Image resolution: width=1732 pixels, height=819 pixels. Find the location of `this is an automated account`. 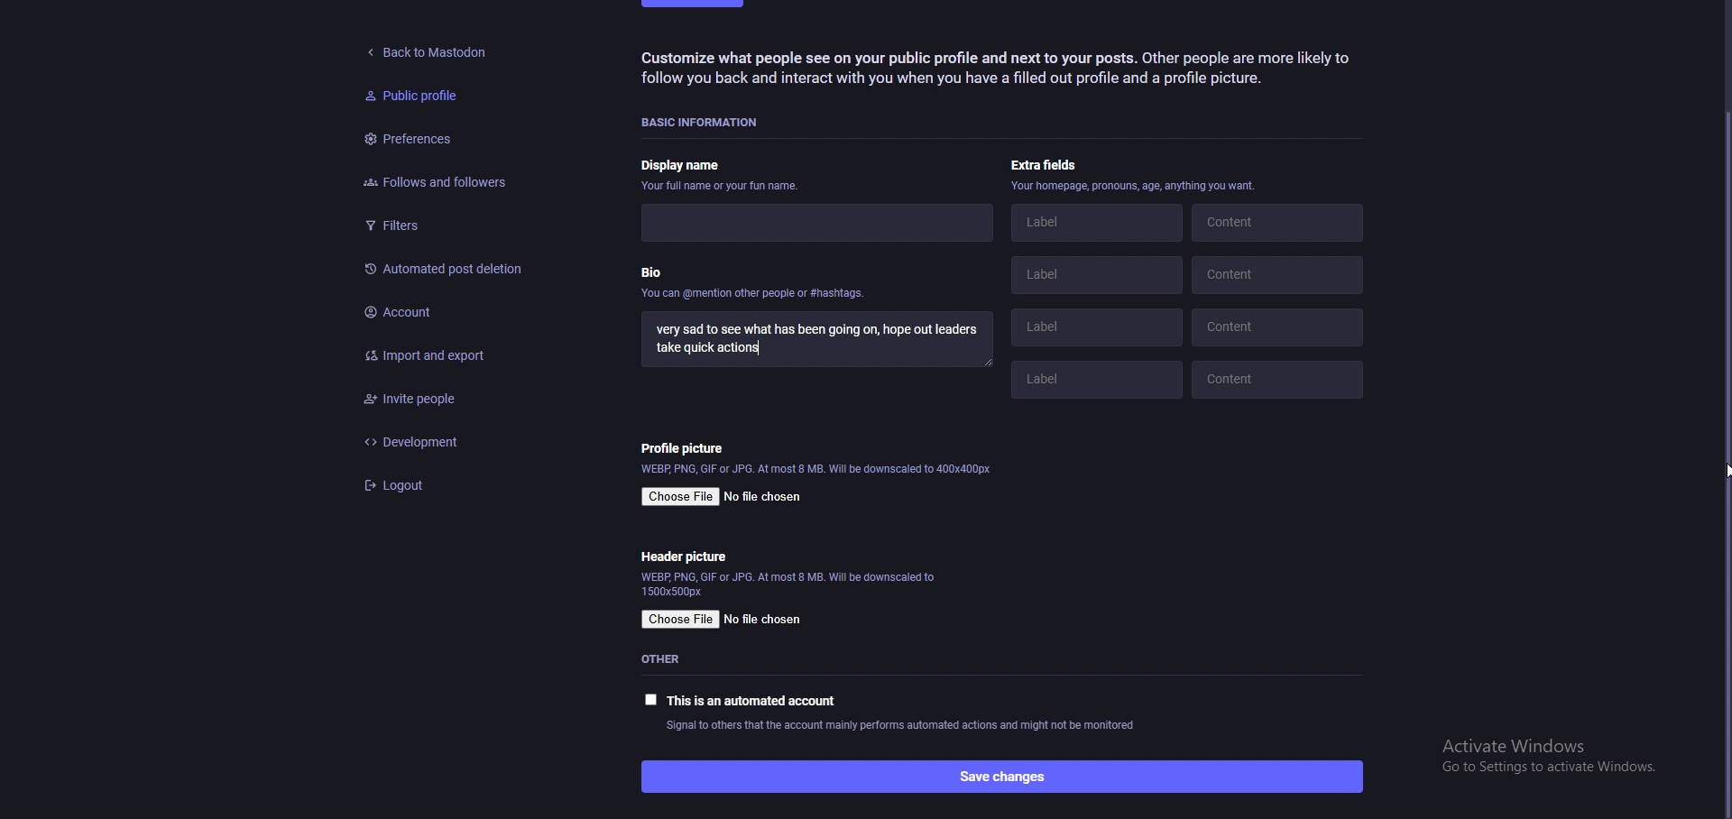

this is an automated account is located at coordinates (741, 700).